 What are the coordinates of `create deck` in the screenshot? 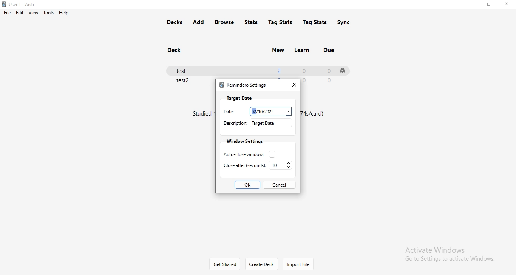 It's located at (262, 264).